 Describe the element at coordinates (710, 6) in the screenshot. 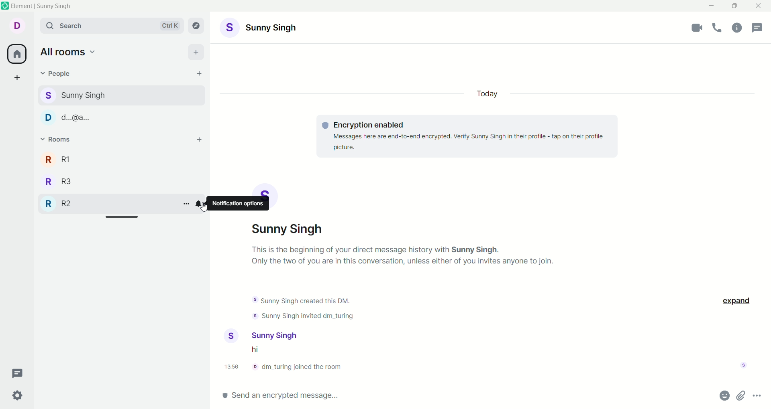

I see `minimize` at that location.